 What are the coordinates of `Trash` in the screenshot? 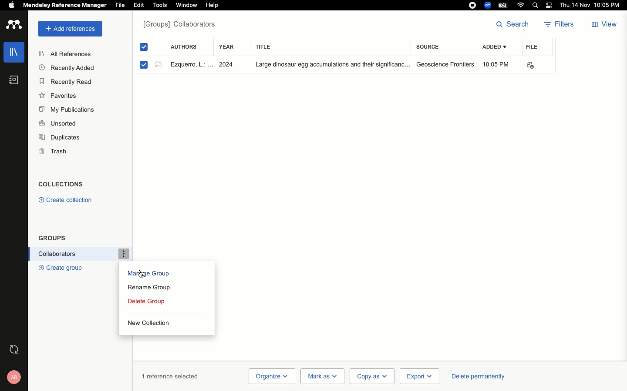 It's located at (54, 152).